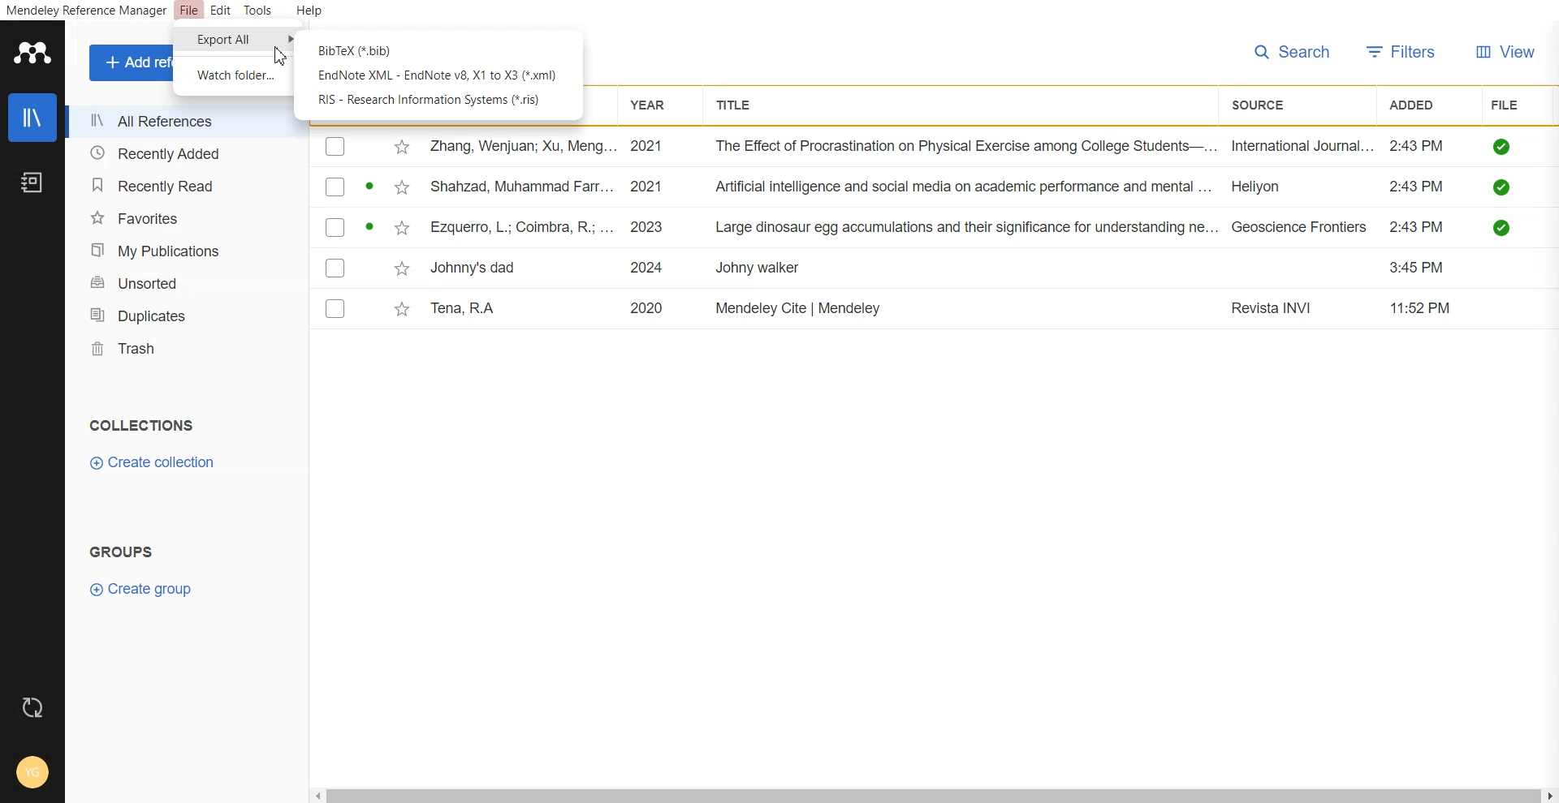 The height and width of the screenshot is (803, 1559). I want to click on Horizontal scroll bar, so click(935, 795).